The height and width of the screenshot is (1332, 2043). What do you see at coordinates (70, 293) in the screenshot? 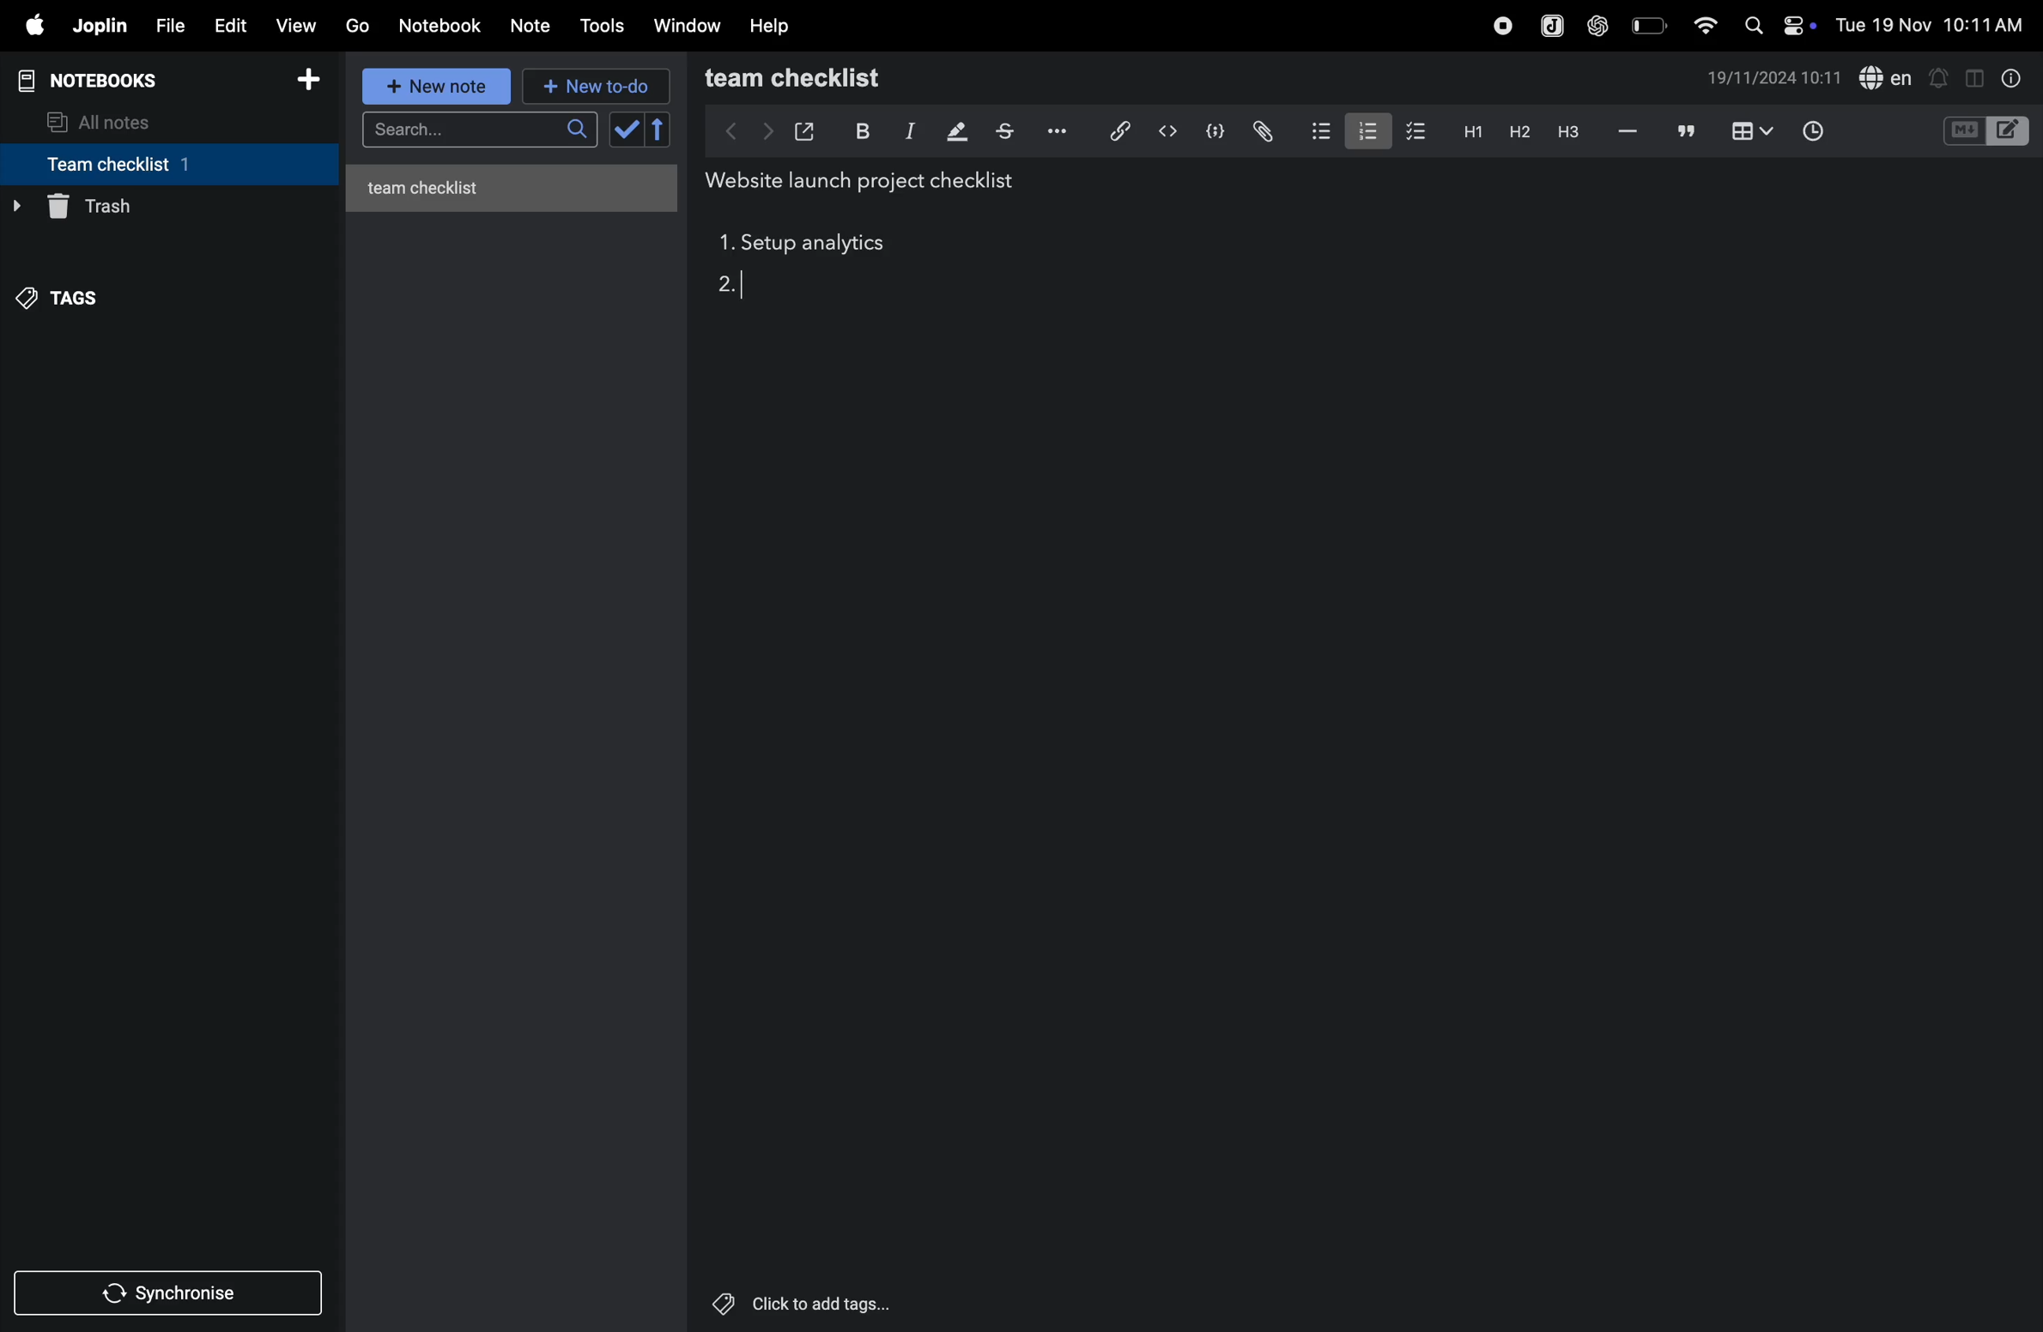
I see `tags` at bounding box center [70, 293].